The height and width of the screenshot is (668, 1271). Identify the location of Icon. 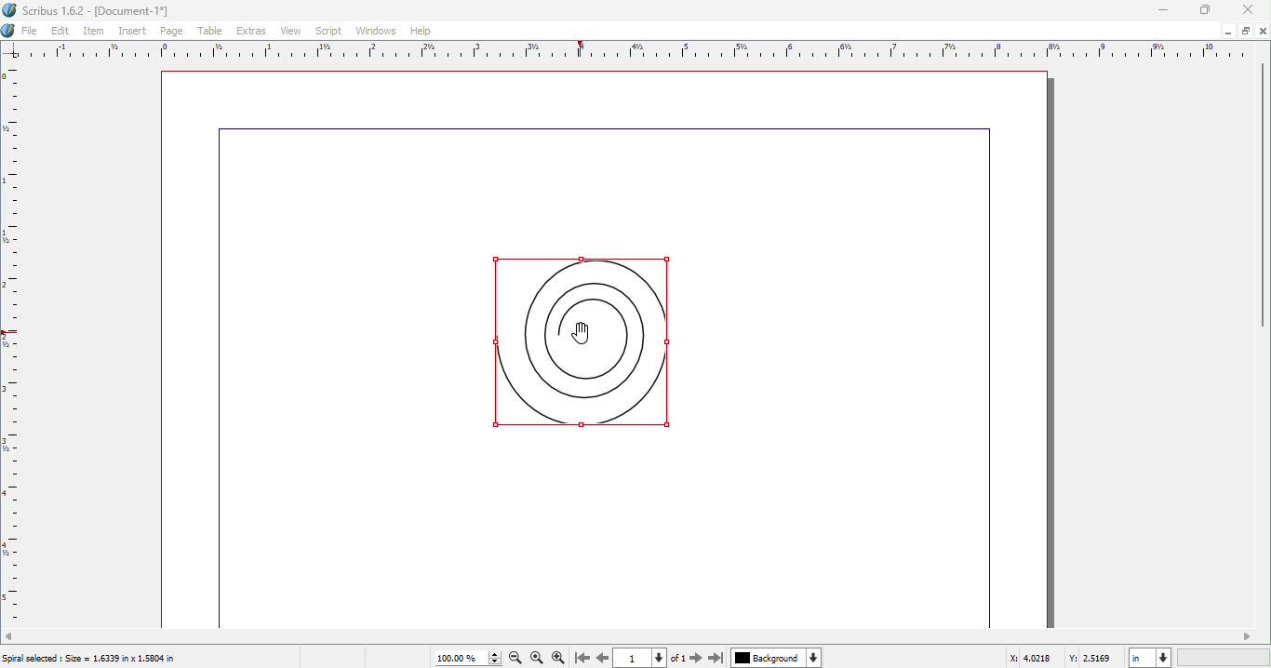
(9, 31).